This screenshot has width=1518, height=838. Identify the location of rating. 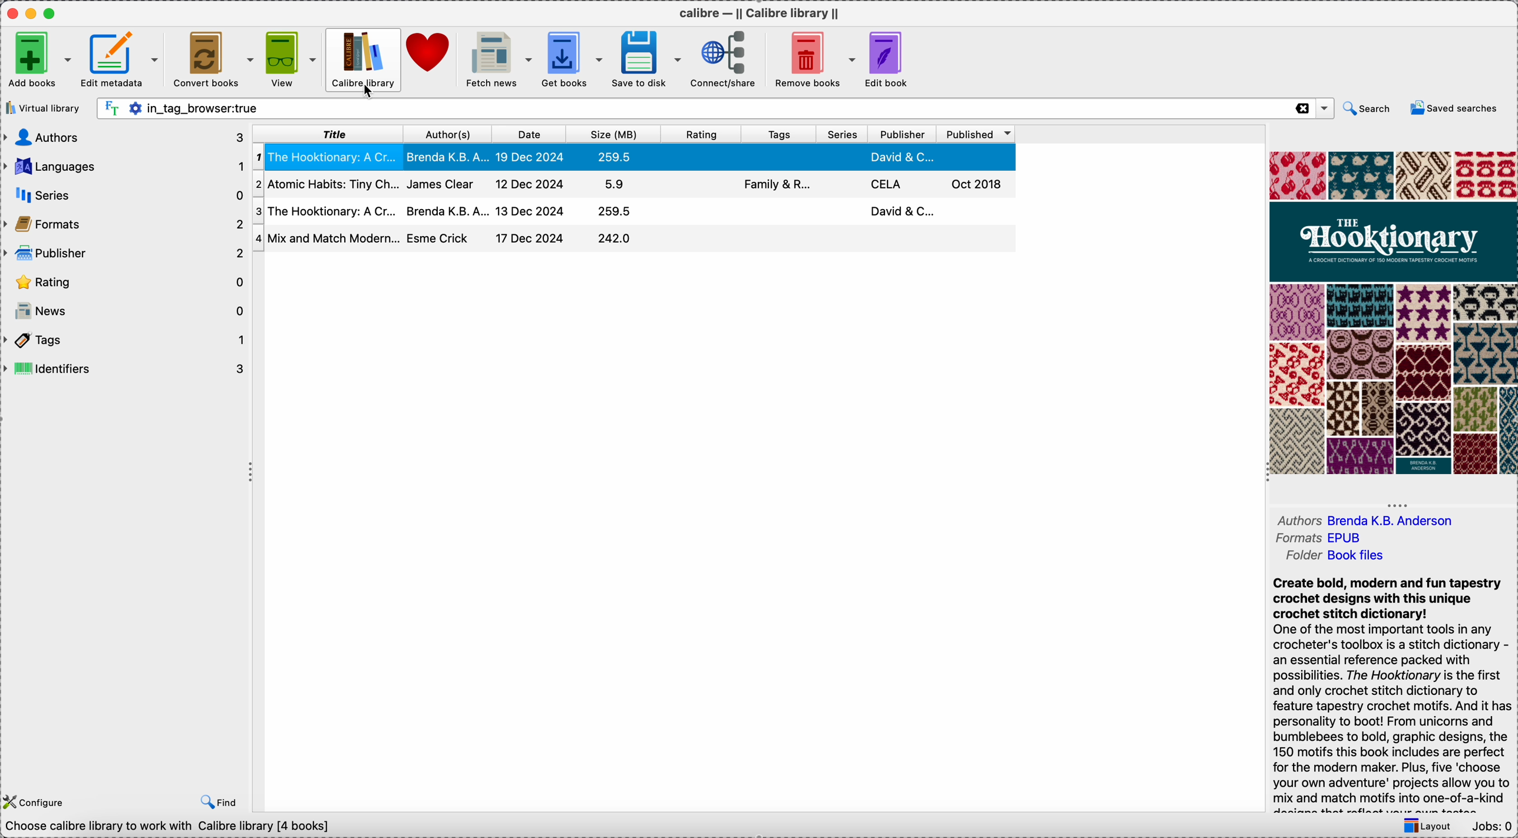
(124, 282).